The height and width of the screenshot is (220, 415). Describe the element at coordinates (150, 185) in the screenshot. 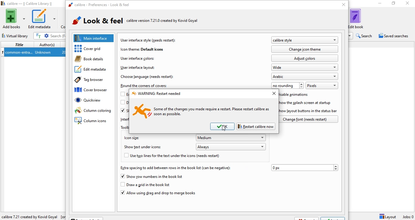

I see `draw a grid in the book list` at that location.